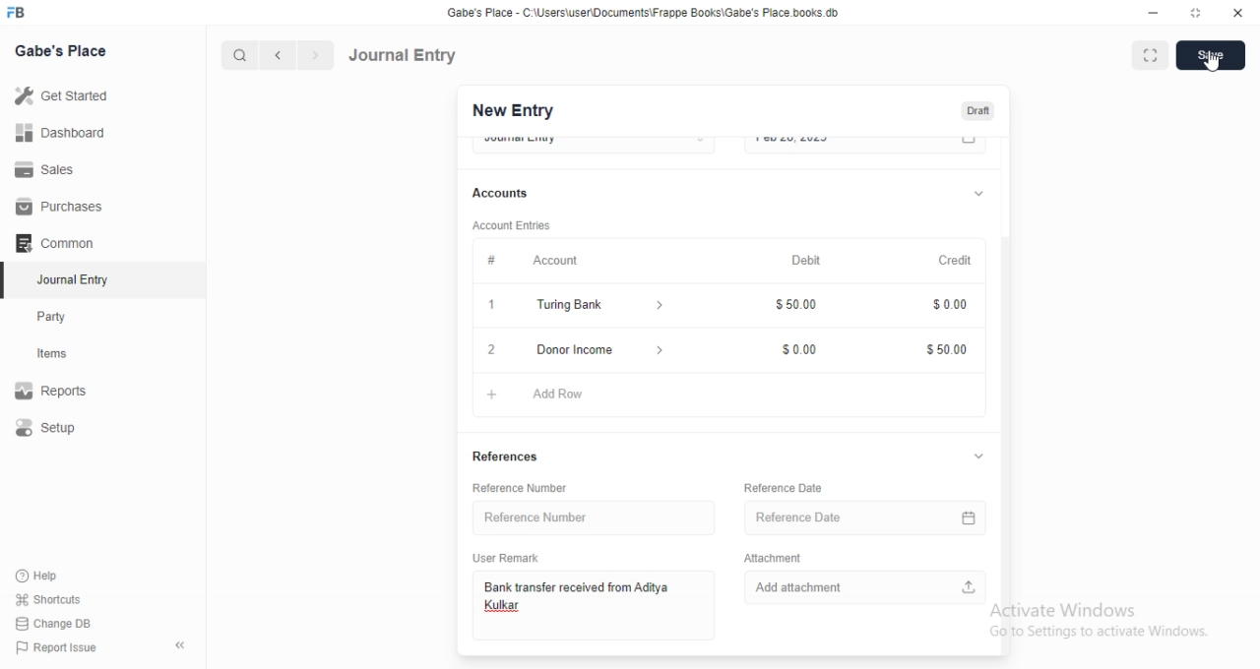 Image resolution: width=1260 pixels, height=669 pixels. Describe the element at coordinates (597, 348) in the screenshot. I see `donor income` at that location.